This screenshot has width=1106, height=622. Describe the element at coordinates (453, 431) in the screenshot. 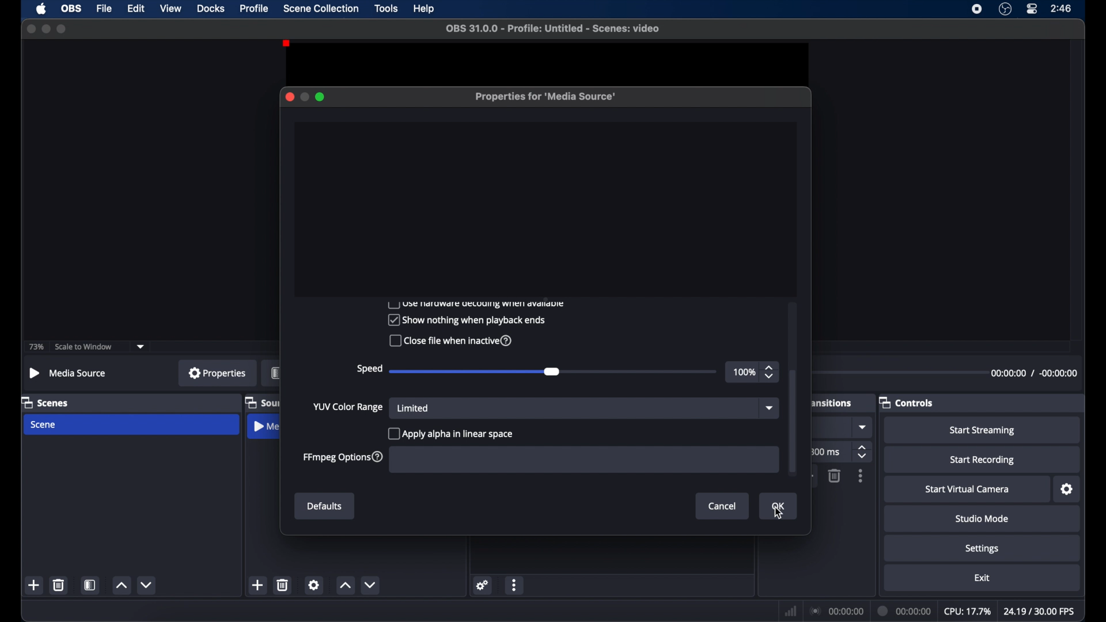

I see `apply alpha in linear space` at that location.